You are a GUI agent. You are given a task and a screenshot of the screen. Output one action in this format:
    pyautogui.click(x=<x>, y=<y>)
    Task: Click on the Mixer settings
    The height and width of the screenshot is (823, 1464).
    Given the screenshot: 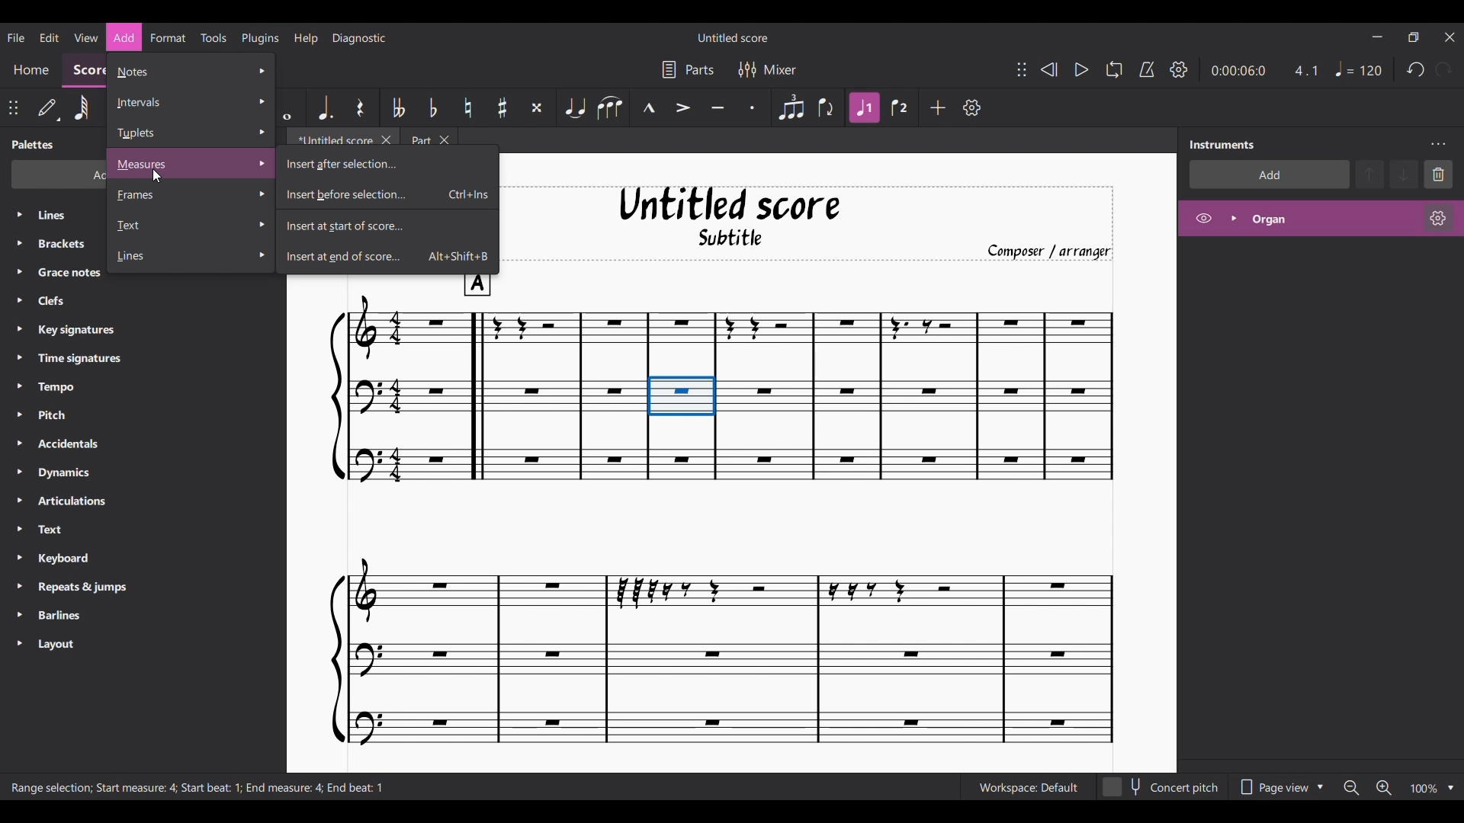 What is the action you would take?
    pyautogui.click(x=767, y=70)
    